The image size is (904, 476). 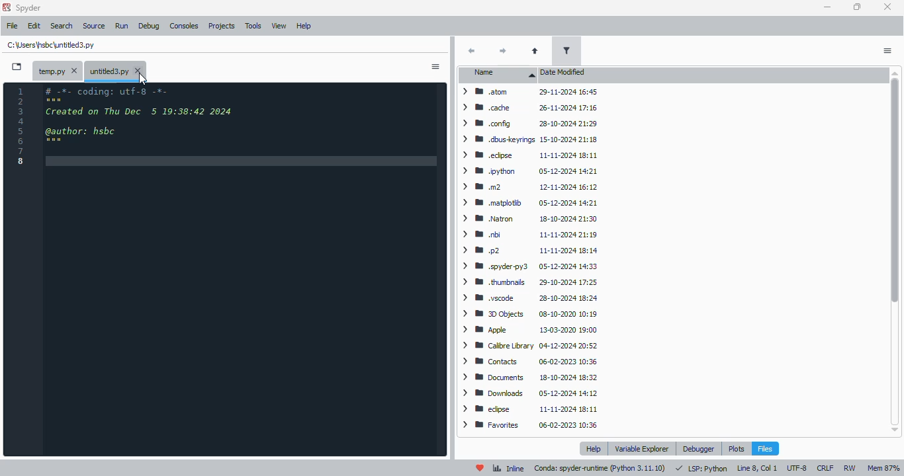 What do you see at coordinates (222, 26) in the screenshot?
I see `projects` at bounding box center [222, 26].